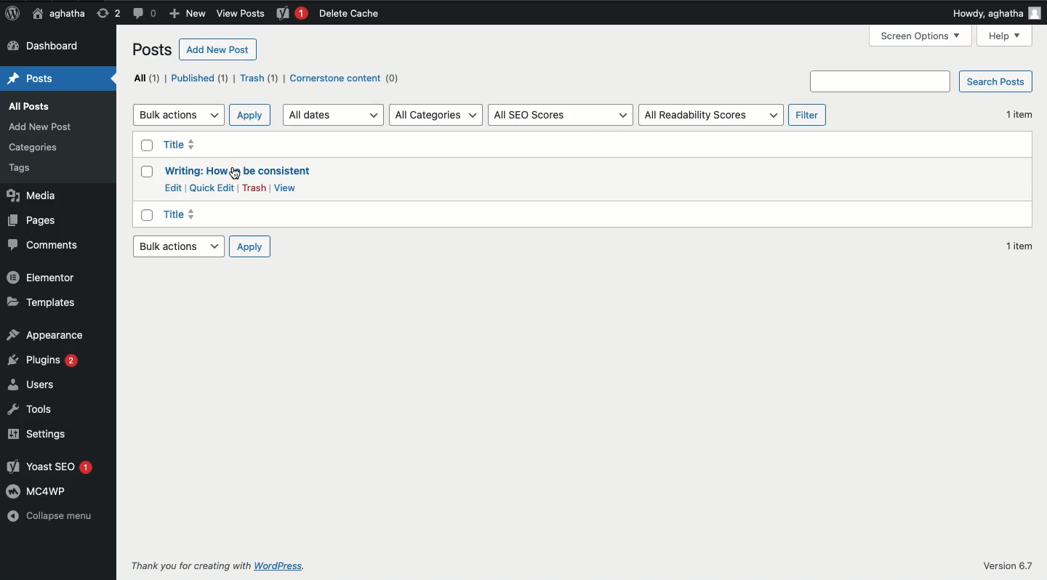  Describe the element at coordinates (558, 115) in the screenshot. I see `All SEO scores` at that location.